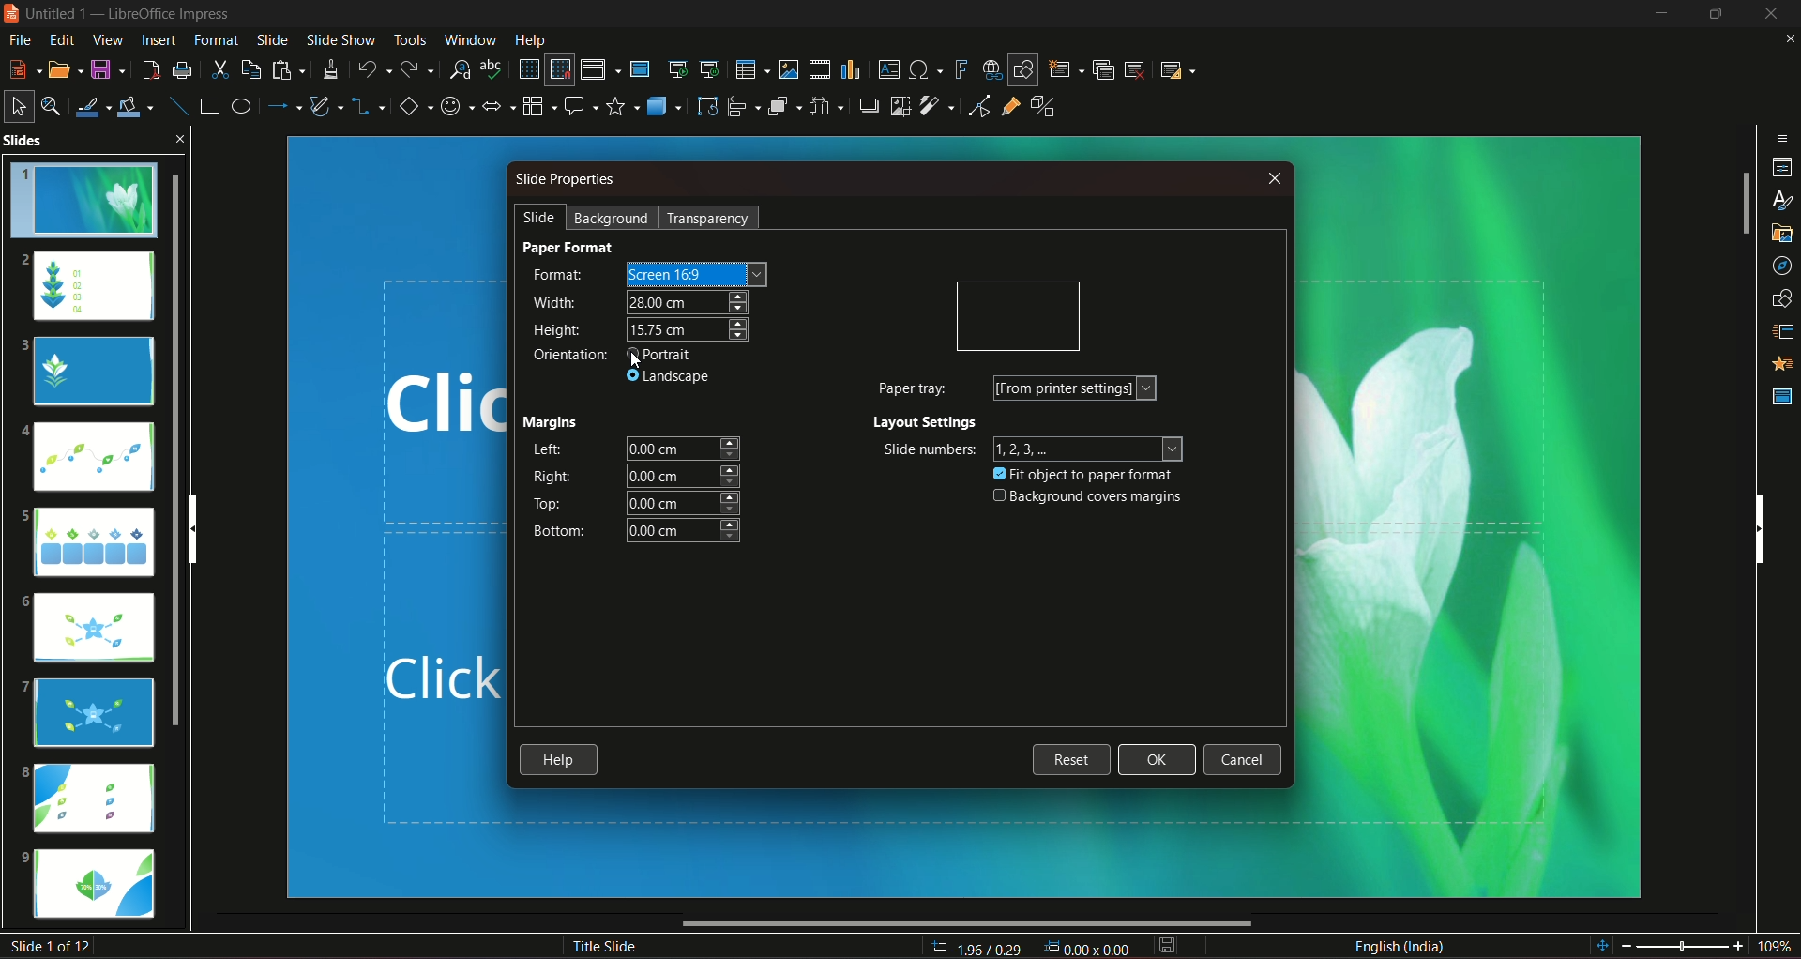  I want to click on crop image, so click(899, 105).